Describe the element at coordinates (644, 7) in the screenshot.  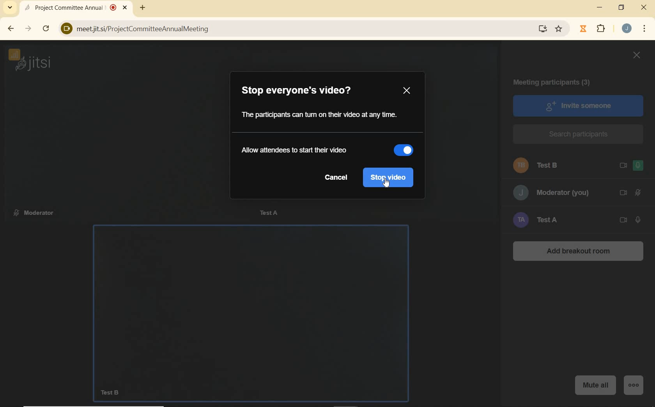
I see `CLOSE` at that location.